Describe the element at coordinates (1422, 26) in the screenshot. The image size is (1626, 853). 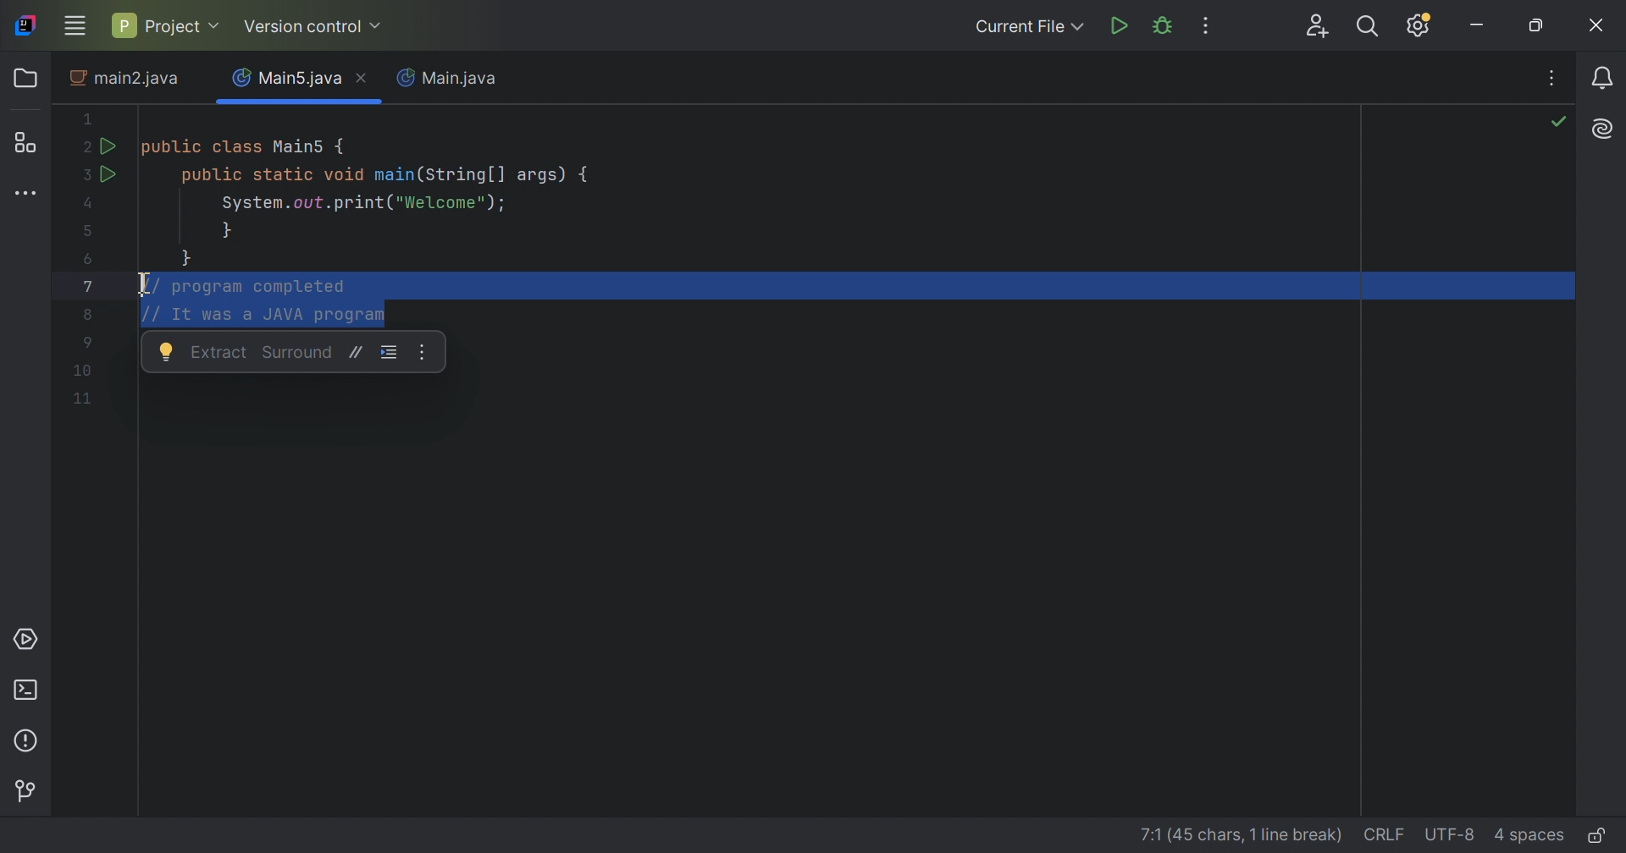
I see `Updates available. IDE and Project Settings.` at that location.